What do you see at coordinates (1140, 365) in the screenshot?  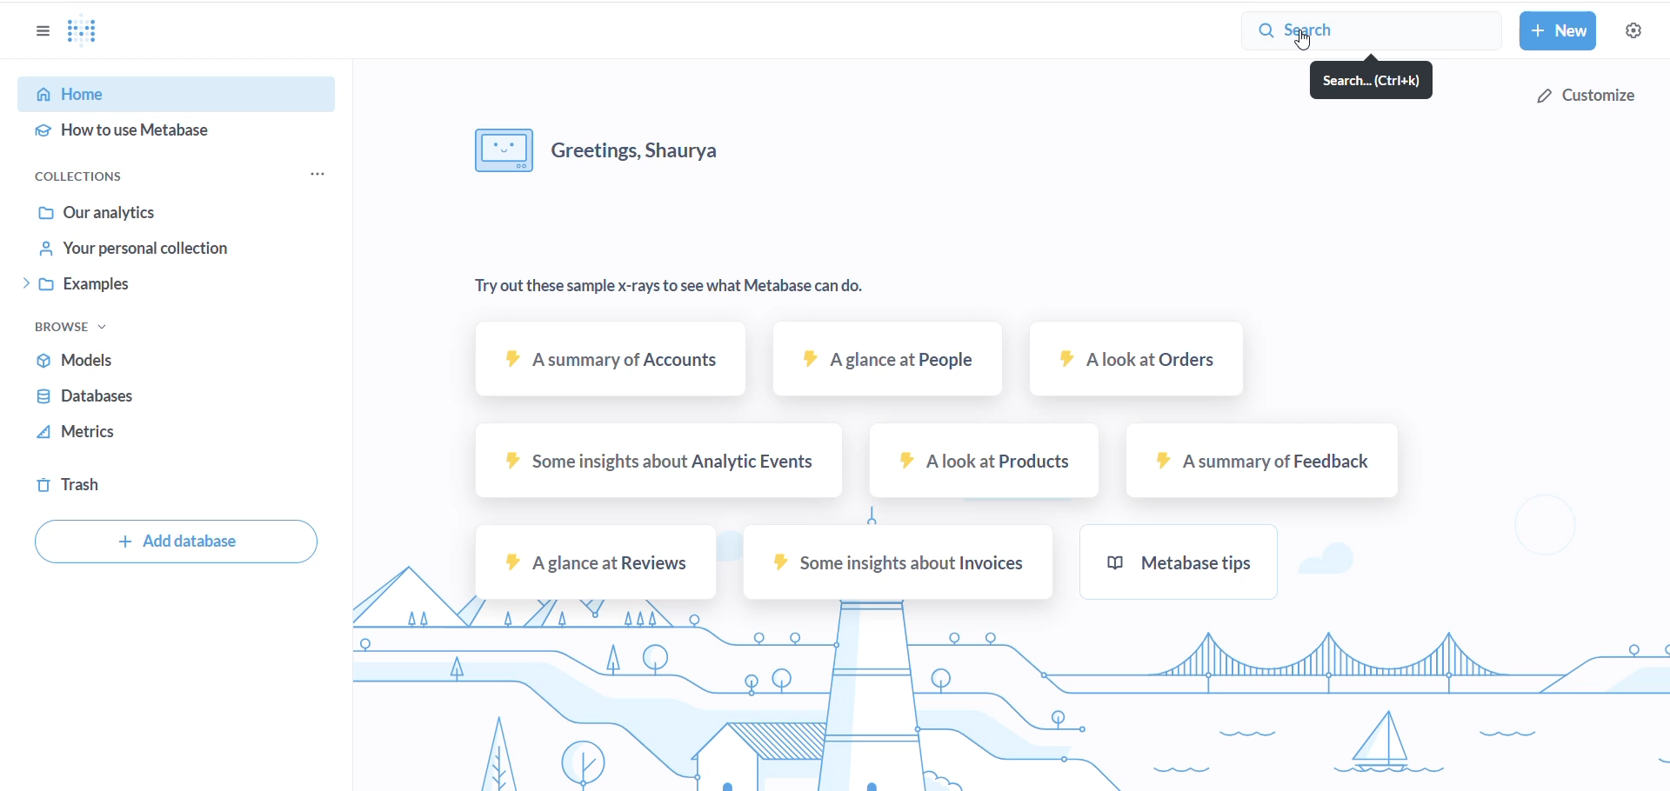 I see `A look at orders ` at bounding box center [1140, 365].